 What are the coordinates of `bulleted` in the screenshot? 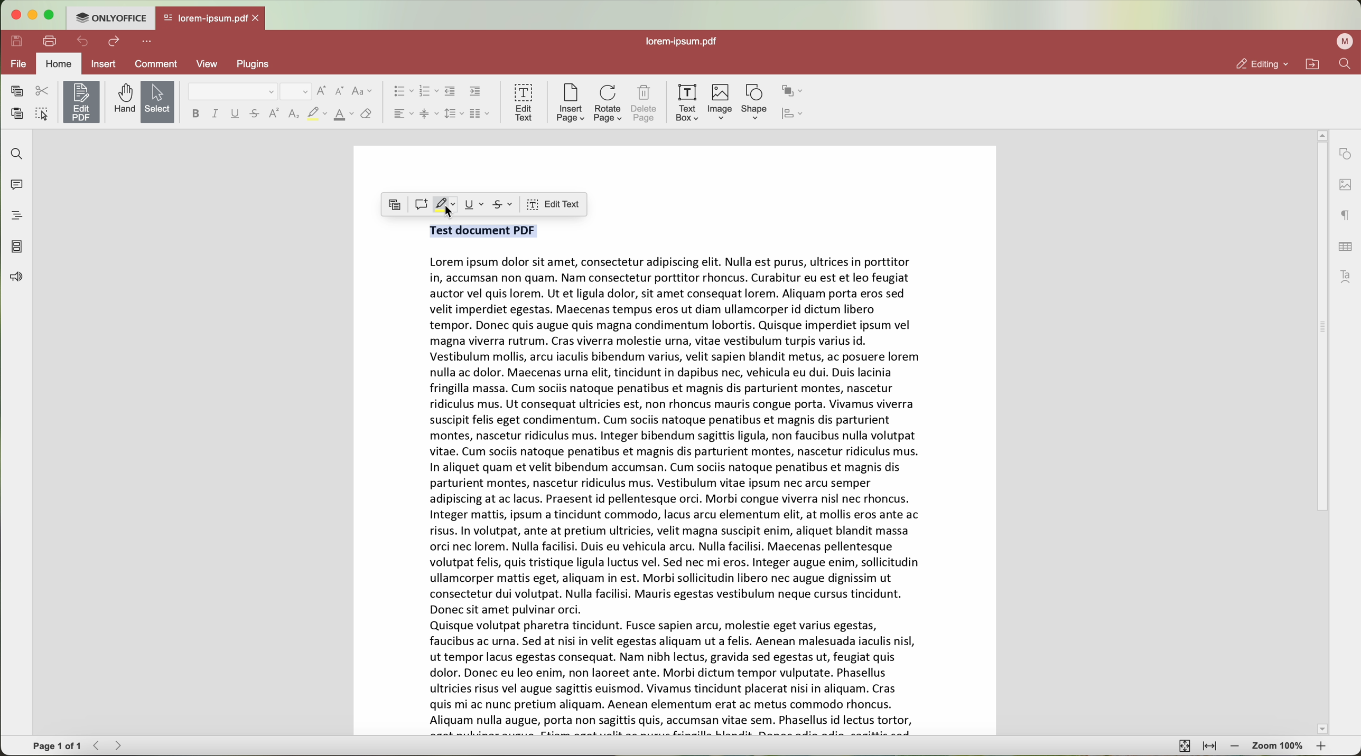 It's located at (404, 92).